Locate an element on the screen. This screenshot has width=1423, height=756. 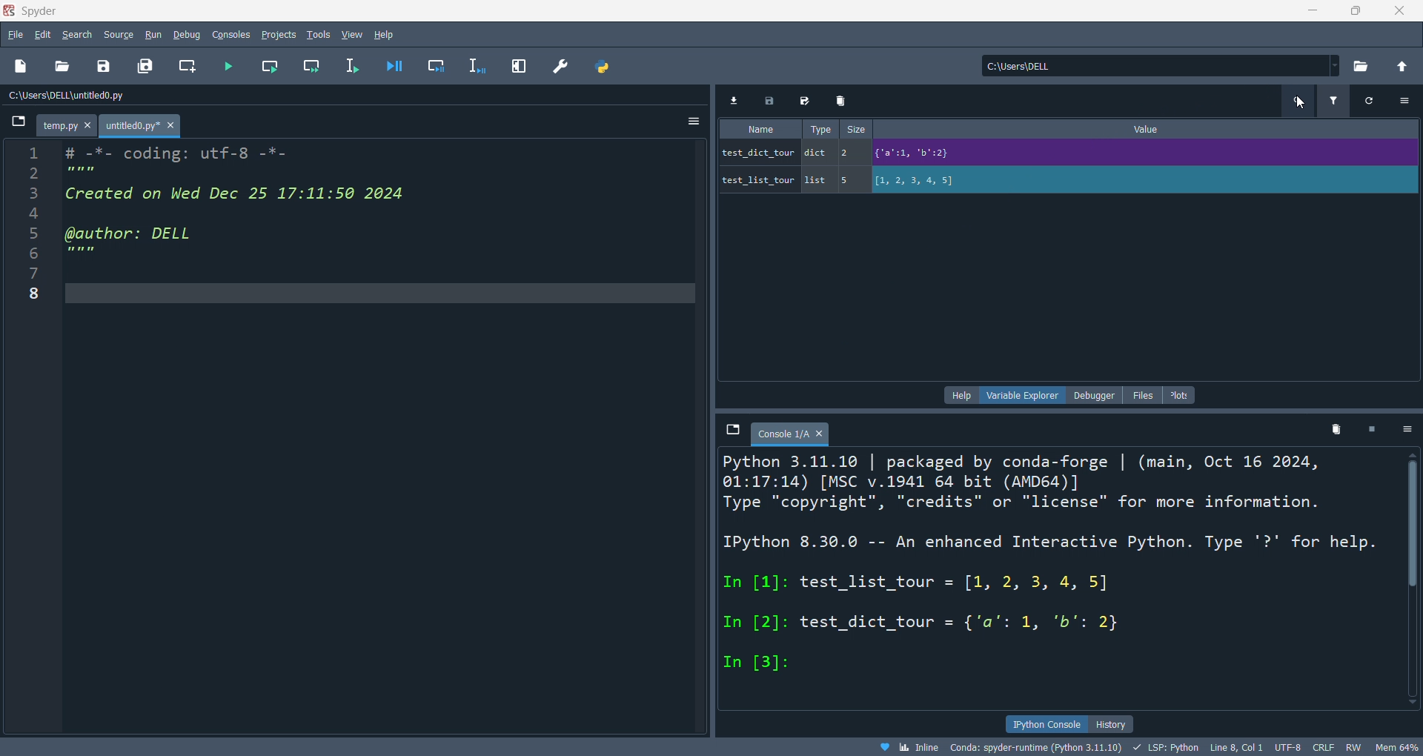
cursor is located at coordinates (1296, 107).